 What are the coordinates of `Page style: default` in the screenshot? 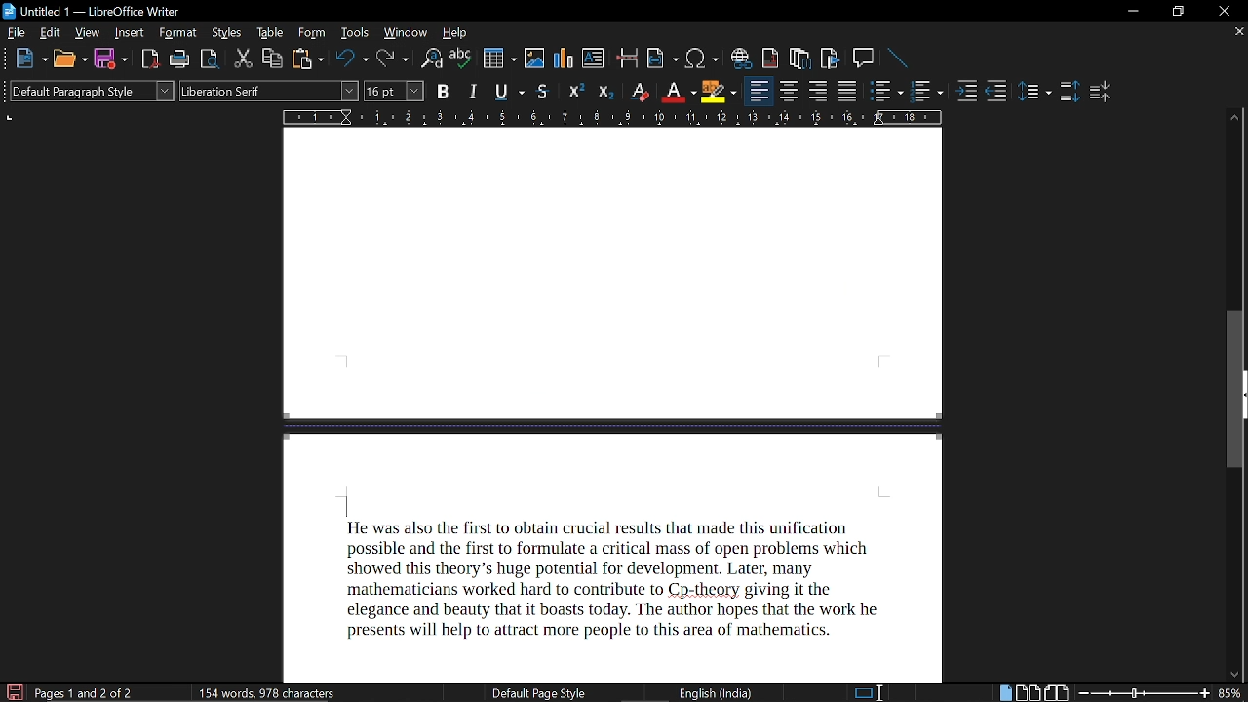 It's located at (530, 692).